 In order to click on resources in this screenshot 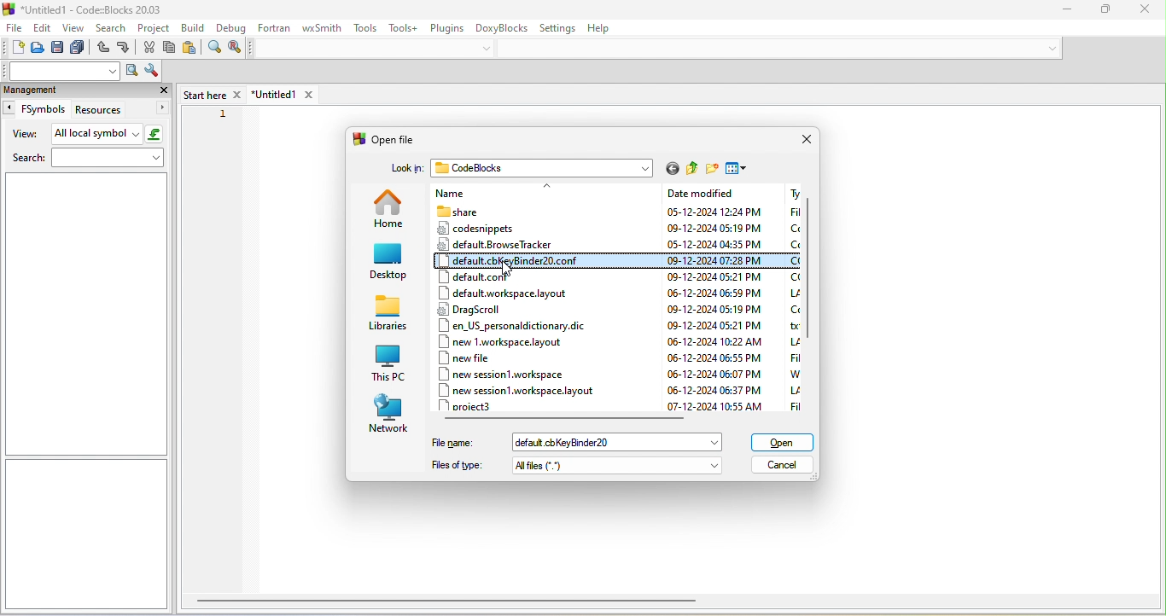, I will do `click(120, 110)`.